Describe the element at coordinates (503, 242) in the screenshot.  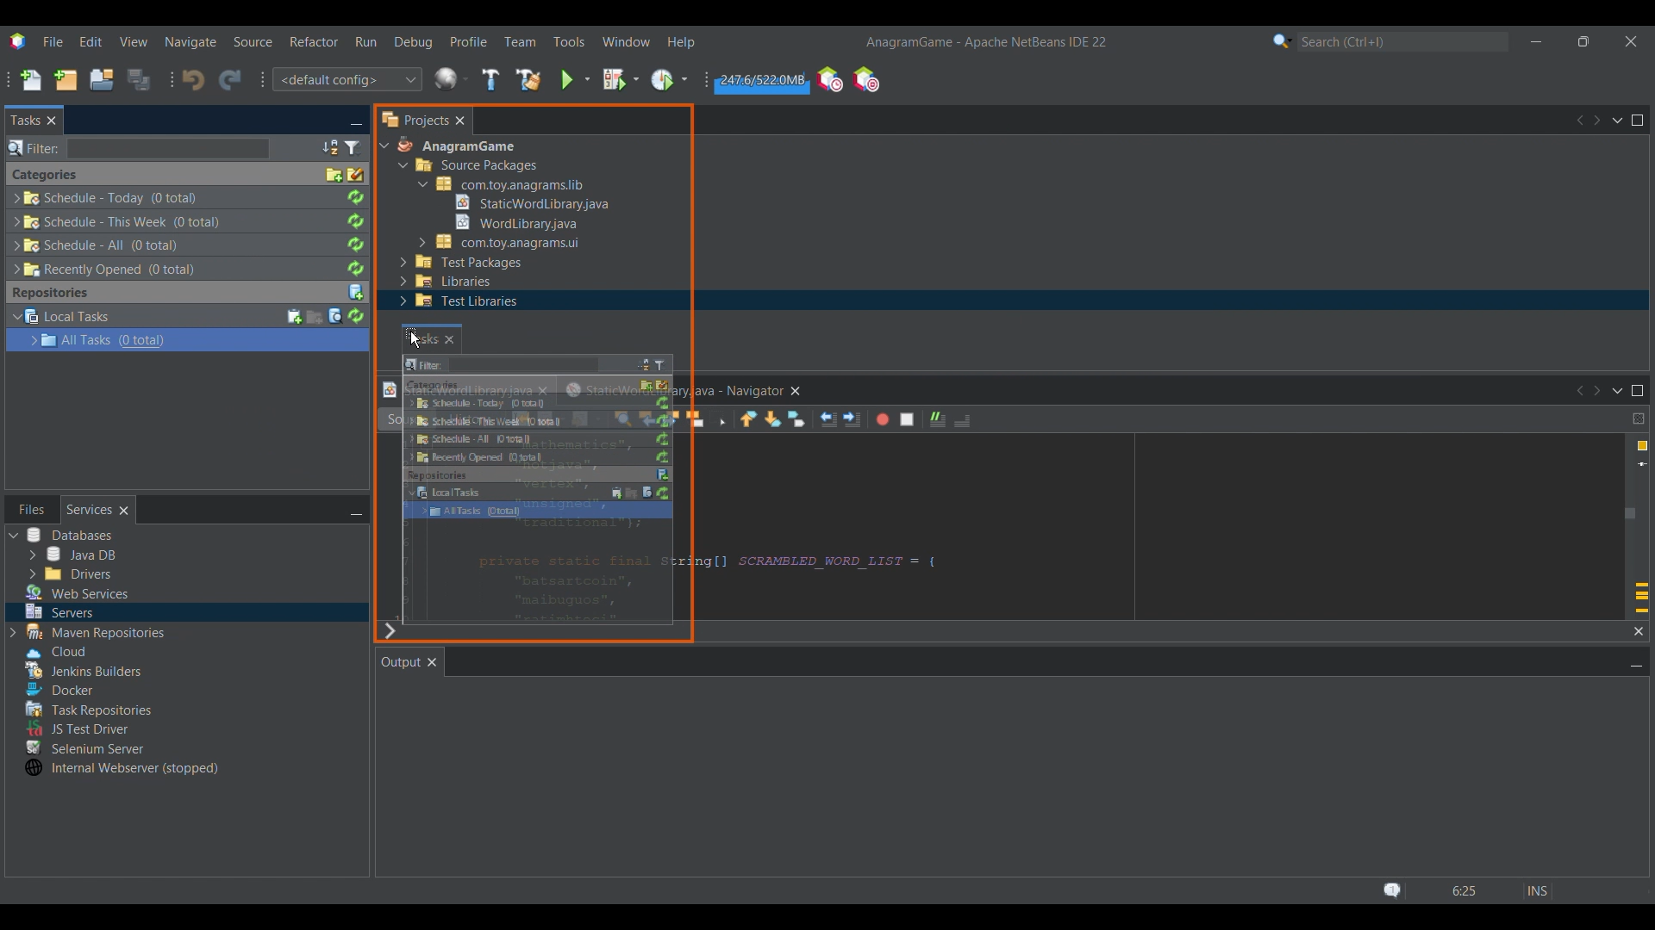
I see `` at that location.